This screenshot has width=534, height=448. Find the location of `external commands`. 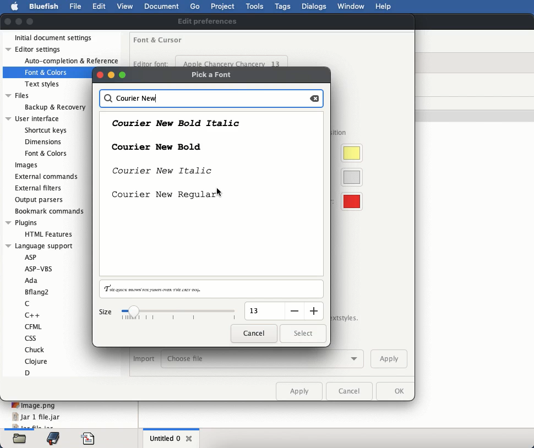

external commands is located at coordinates (46, 177).